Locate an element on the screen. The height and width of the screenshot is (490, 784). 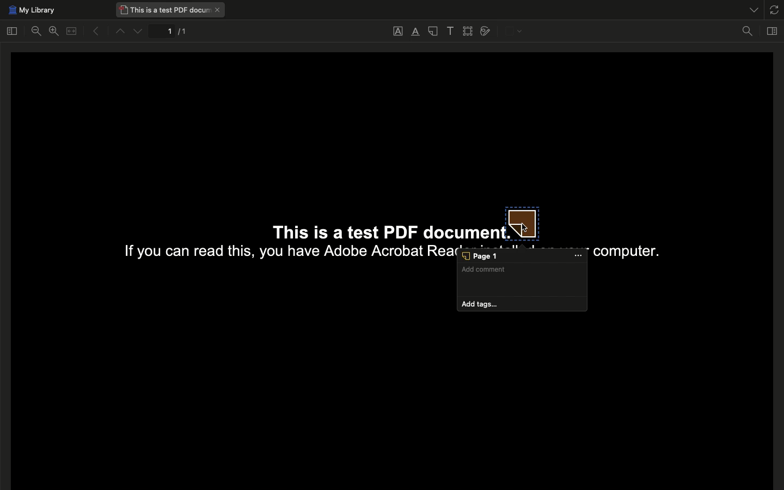
List all tabs is located at coordinates (751, 8).